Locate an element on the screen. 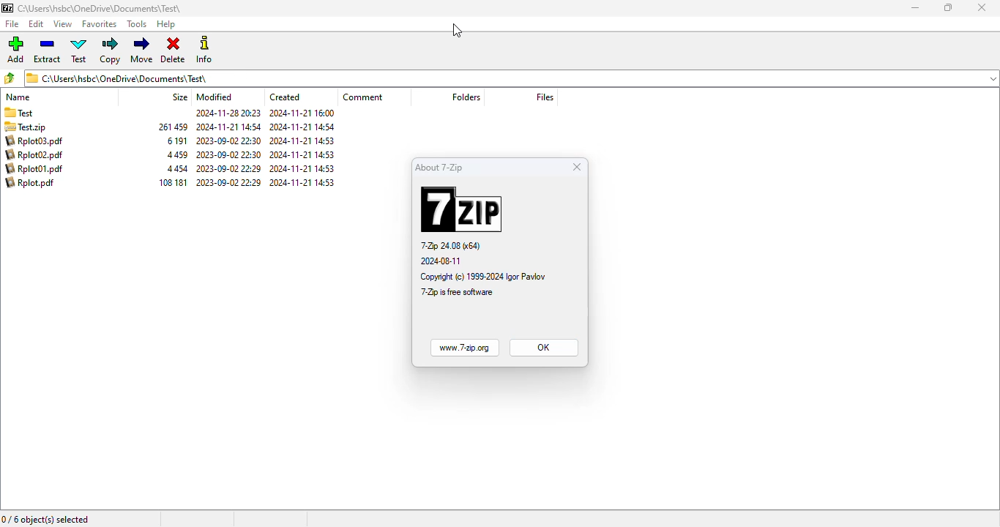  about 7-zip is located at coordinates (439, 167).